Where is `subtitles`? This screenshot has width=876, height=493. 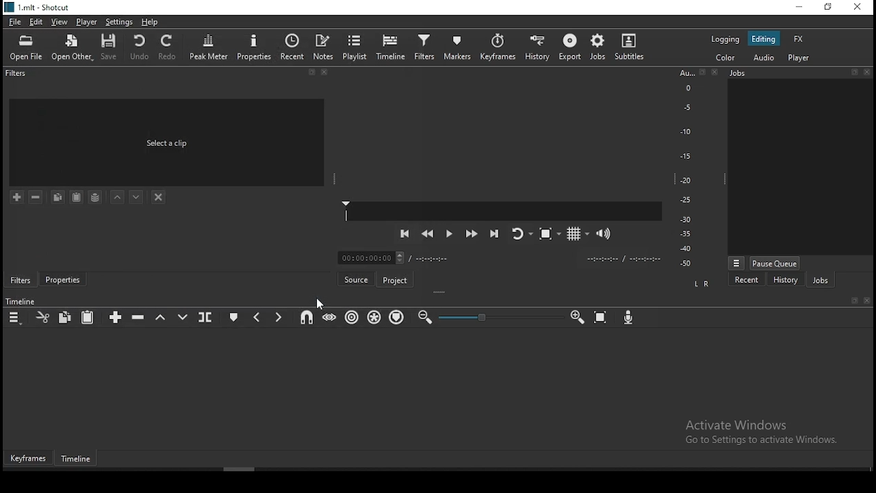
subtitles is located at coordinates (632, 47).